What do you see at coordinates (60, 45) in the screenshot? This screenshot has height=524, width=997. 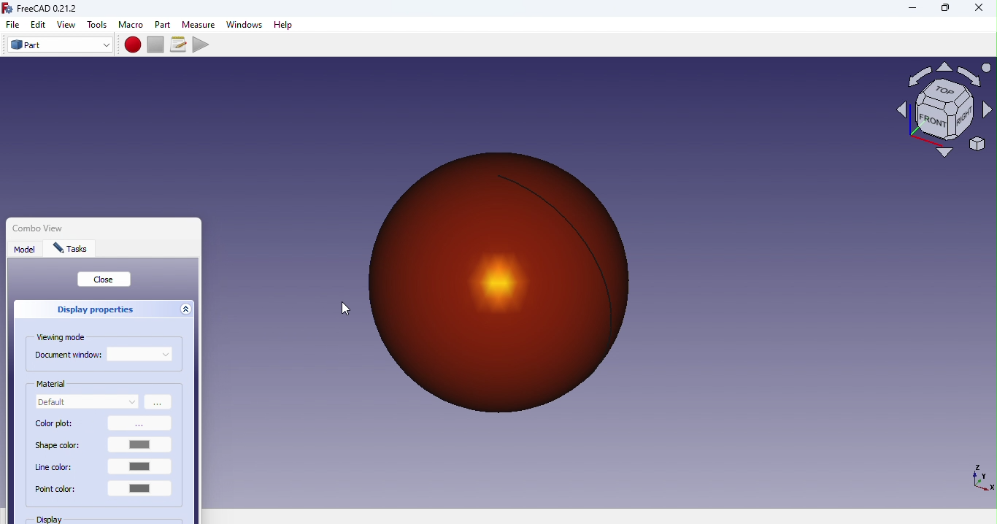 I see `Part` at bounding box center [60, 45].